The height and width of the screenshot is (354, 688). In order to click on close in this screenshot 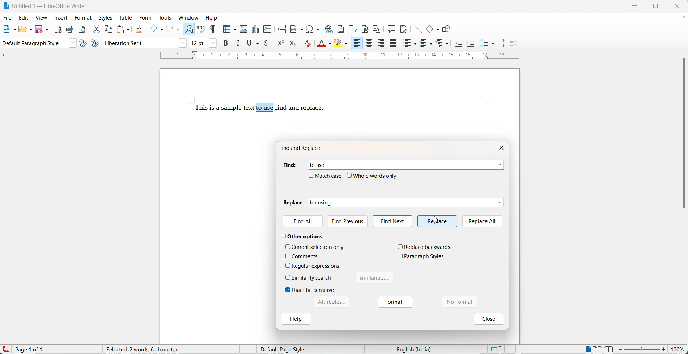, I will do `click(488, 318)`.